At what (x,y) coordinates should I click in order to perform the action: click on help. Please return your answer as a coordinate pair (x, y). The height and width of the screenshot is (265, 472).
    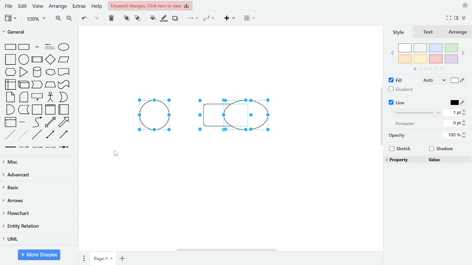
    Looking at the image, I should click on (97, 7).